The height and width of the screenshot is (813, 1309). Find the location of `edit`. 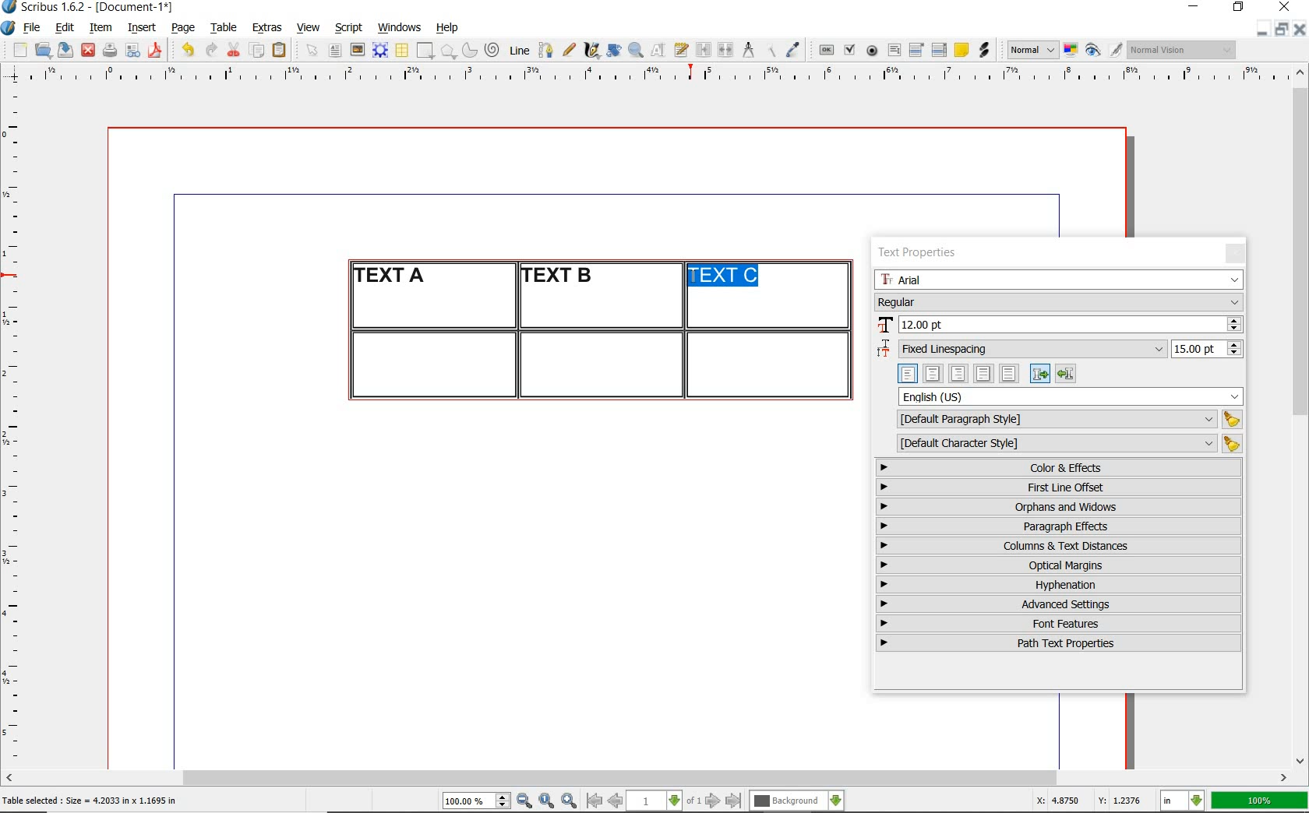

edit is located at coordinates (65, 27).